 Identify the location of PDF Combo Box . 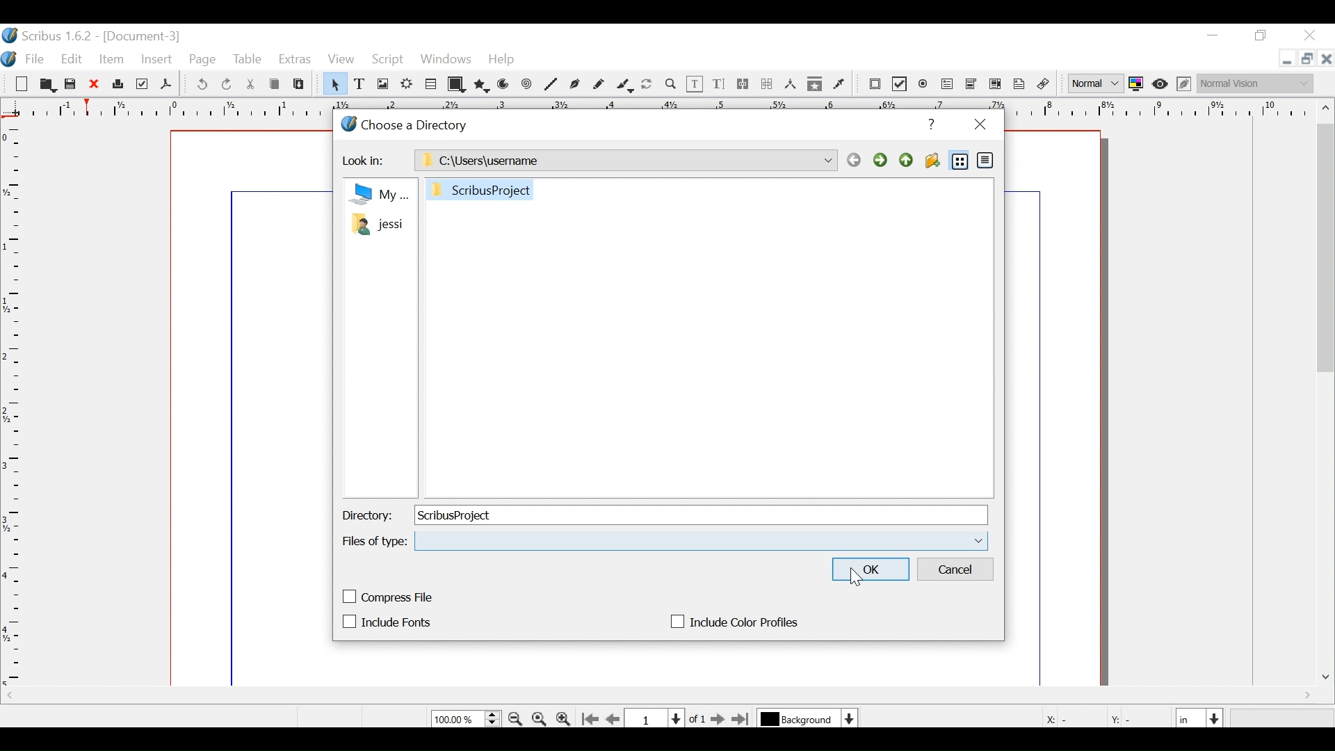
(973, 86).